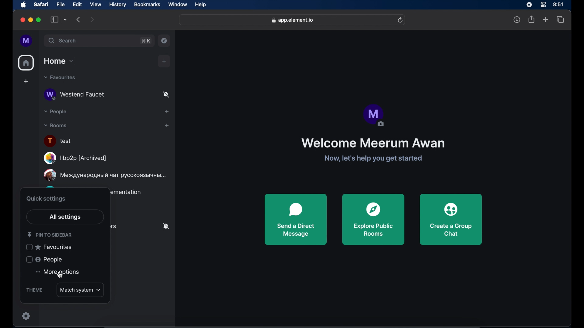  I want to click on home, so click(26, 63).